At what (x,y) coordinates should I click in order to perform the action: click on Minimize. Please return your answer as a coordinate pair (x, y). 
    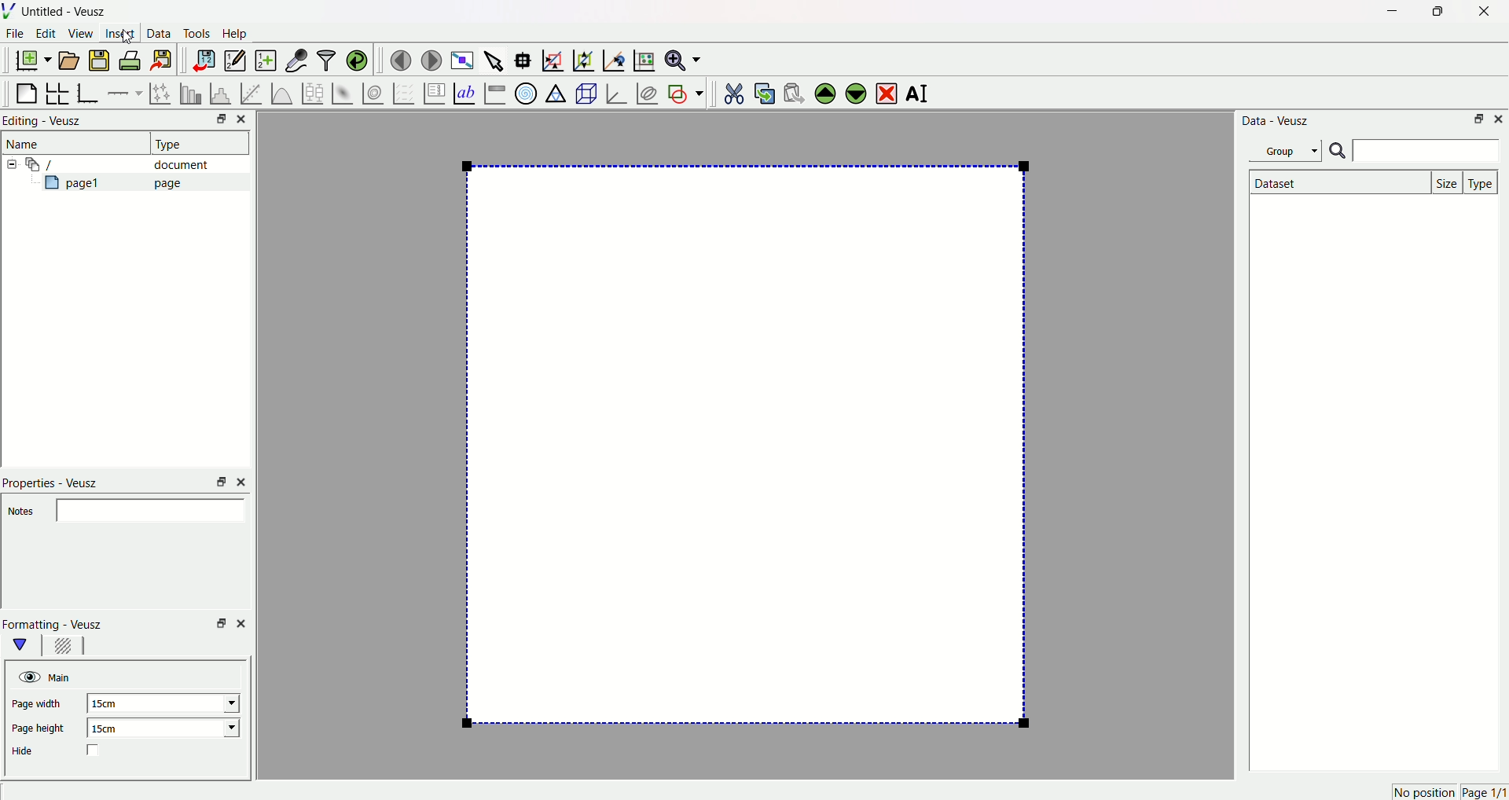
    Looking at the image, I should click on (1478, 120).